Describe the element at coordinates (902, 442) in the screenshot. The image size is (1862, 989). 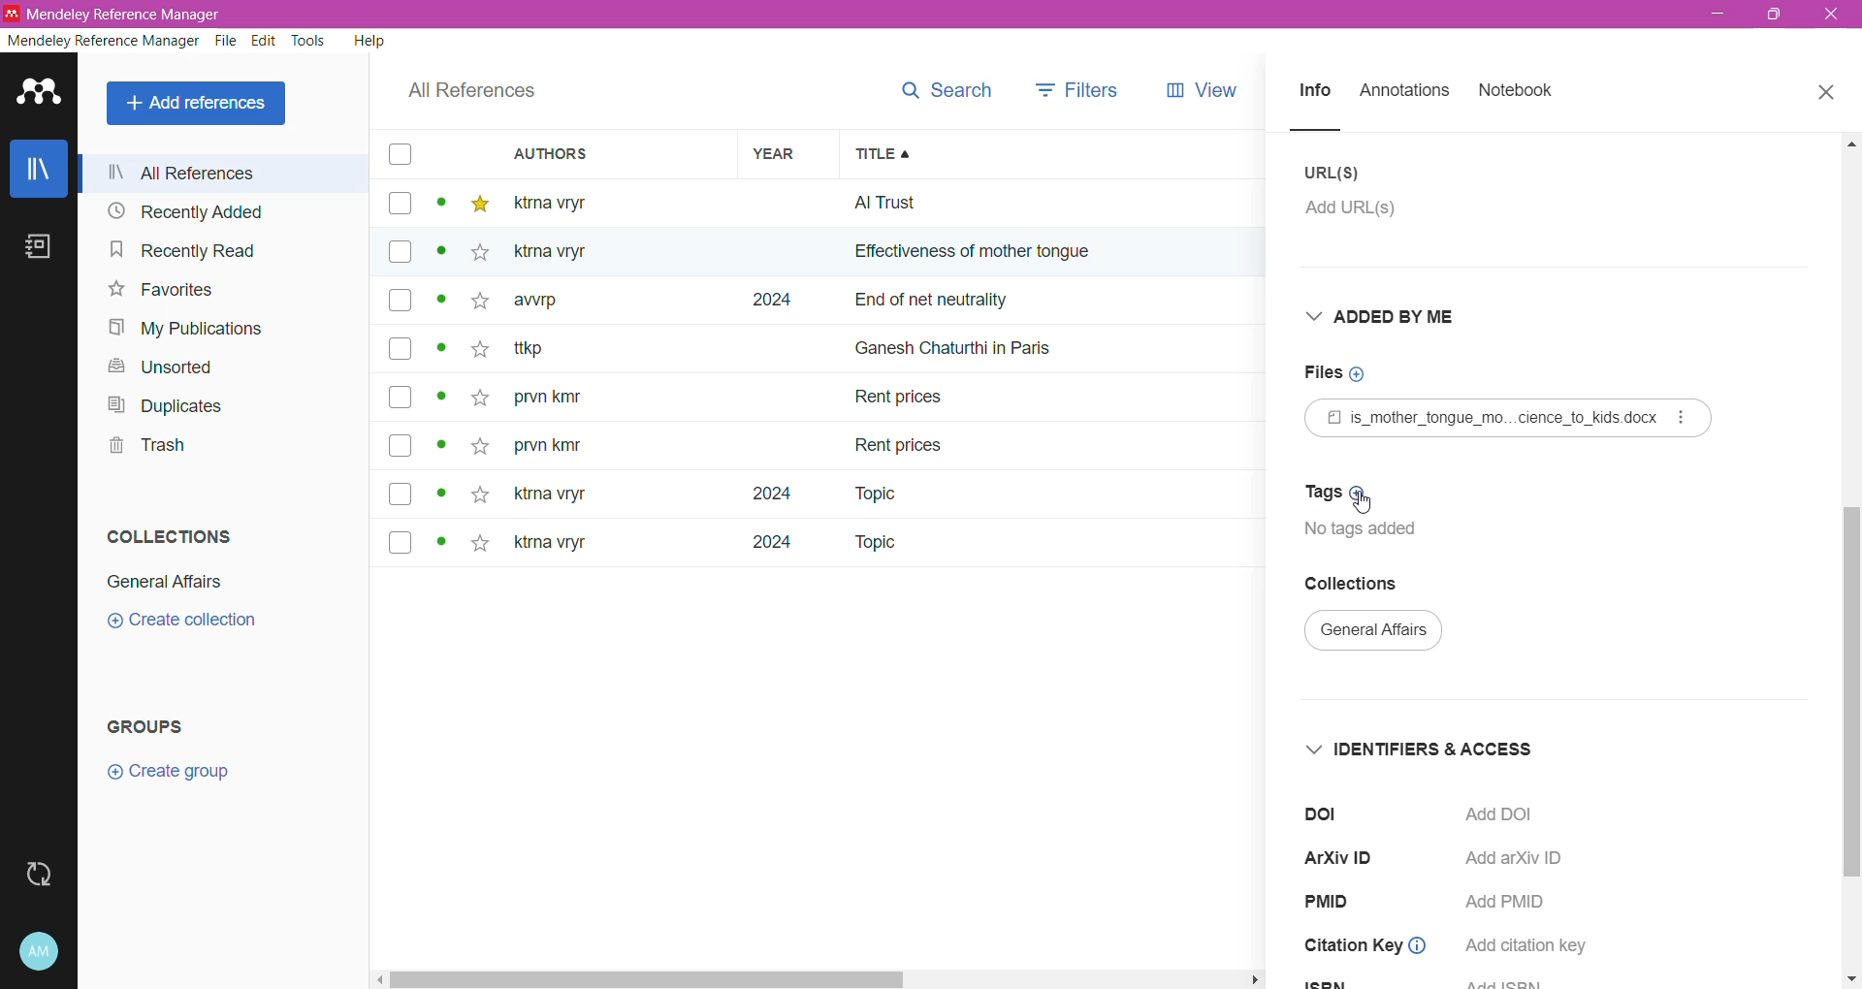
I see `rent prices ` at that location.